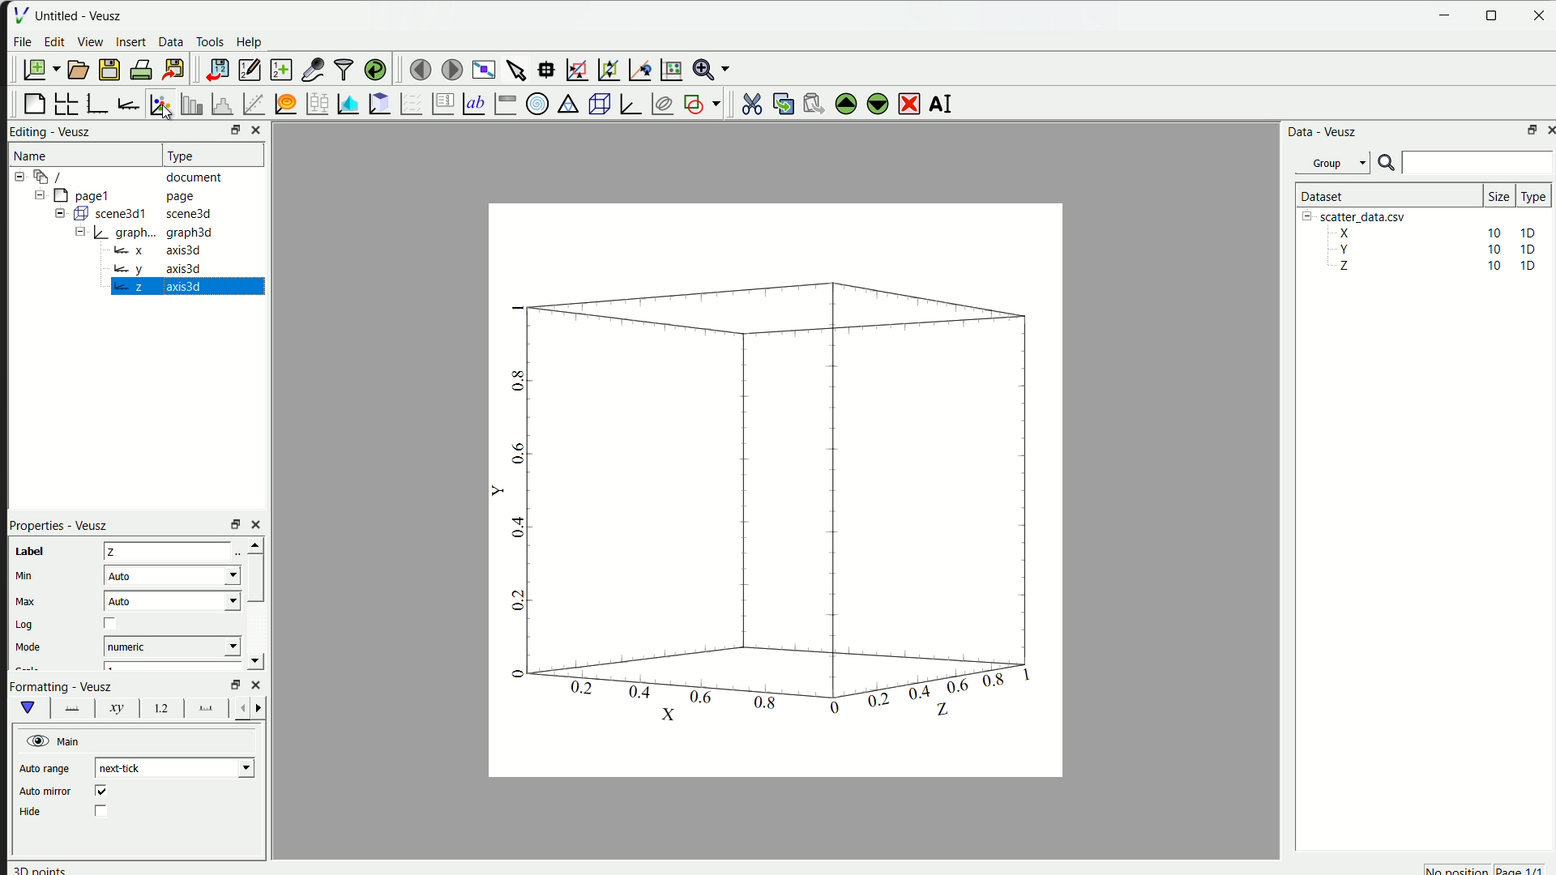  What do you see at coordinates (341, 68) in the screenshot?
I see `filter data` at bounding box center [341, 68].